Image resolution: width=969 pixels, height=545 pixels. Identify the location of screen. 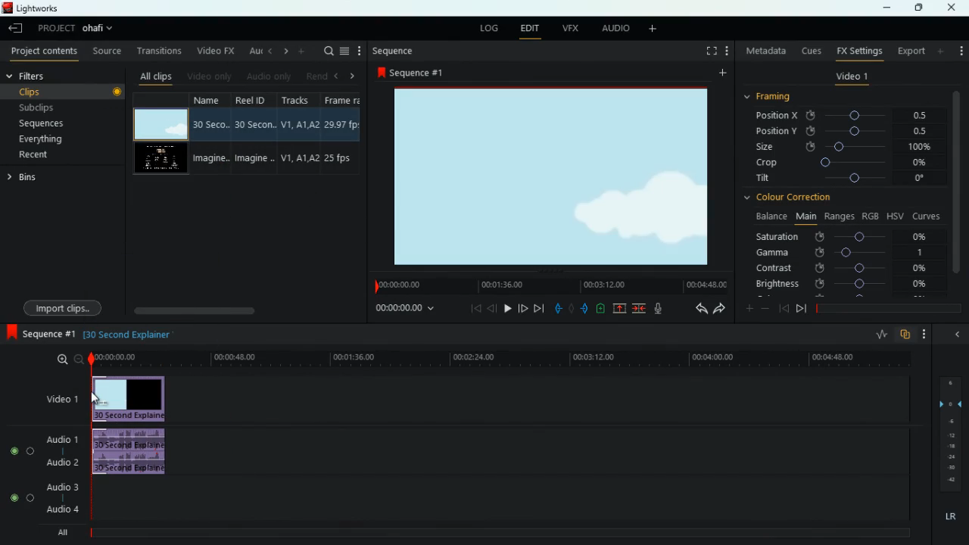
(160, 159).